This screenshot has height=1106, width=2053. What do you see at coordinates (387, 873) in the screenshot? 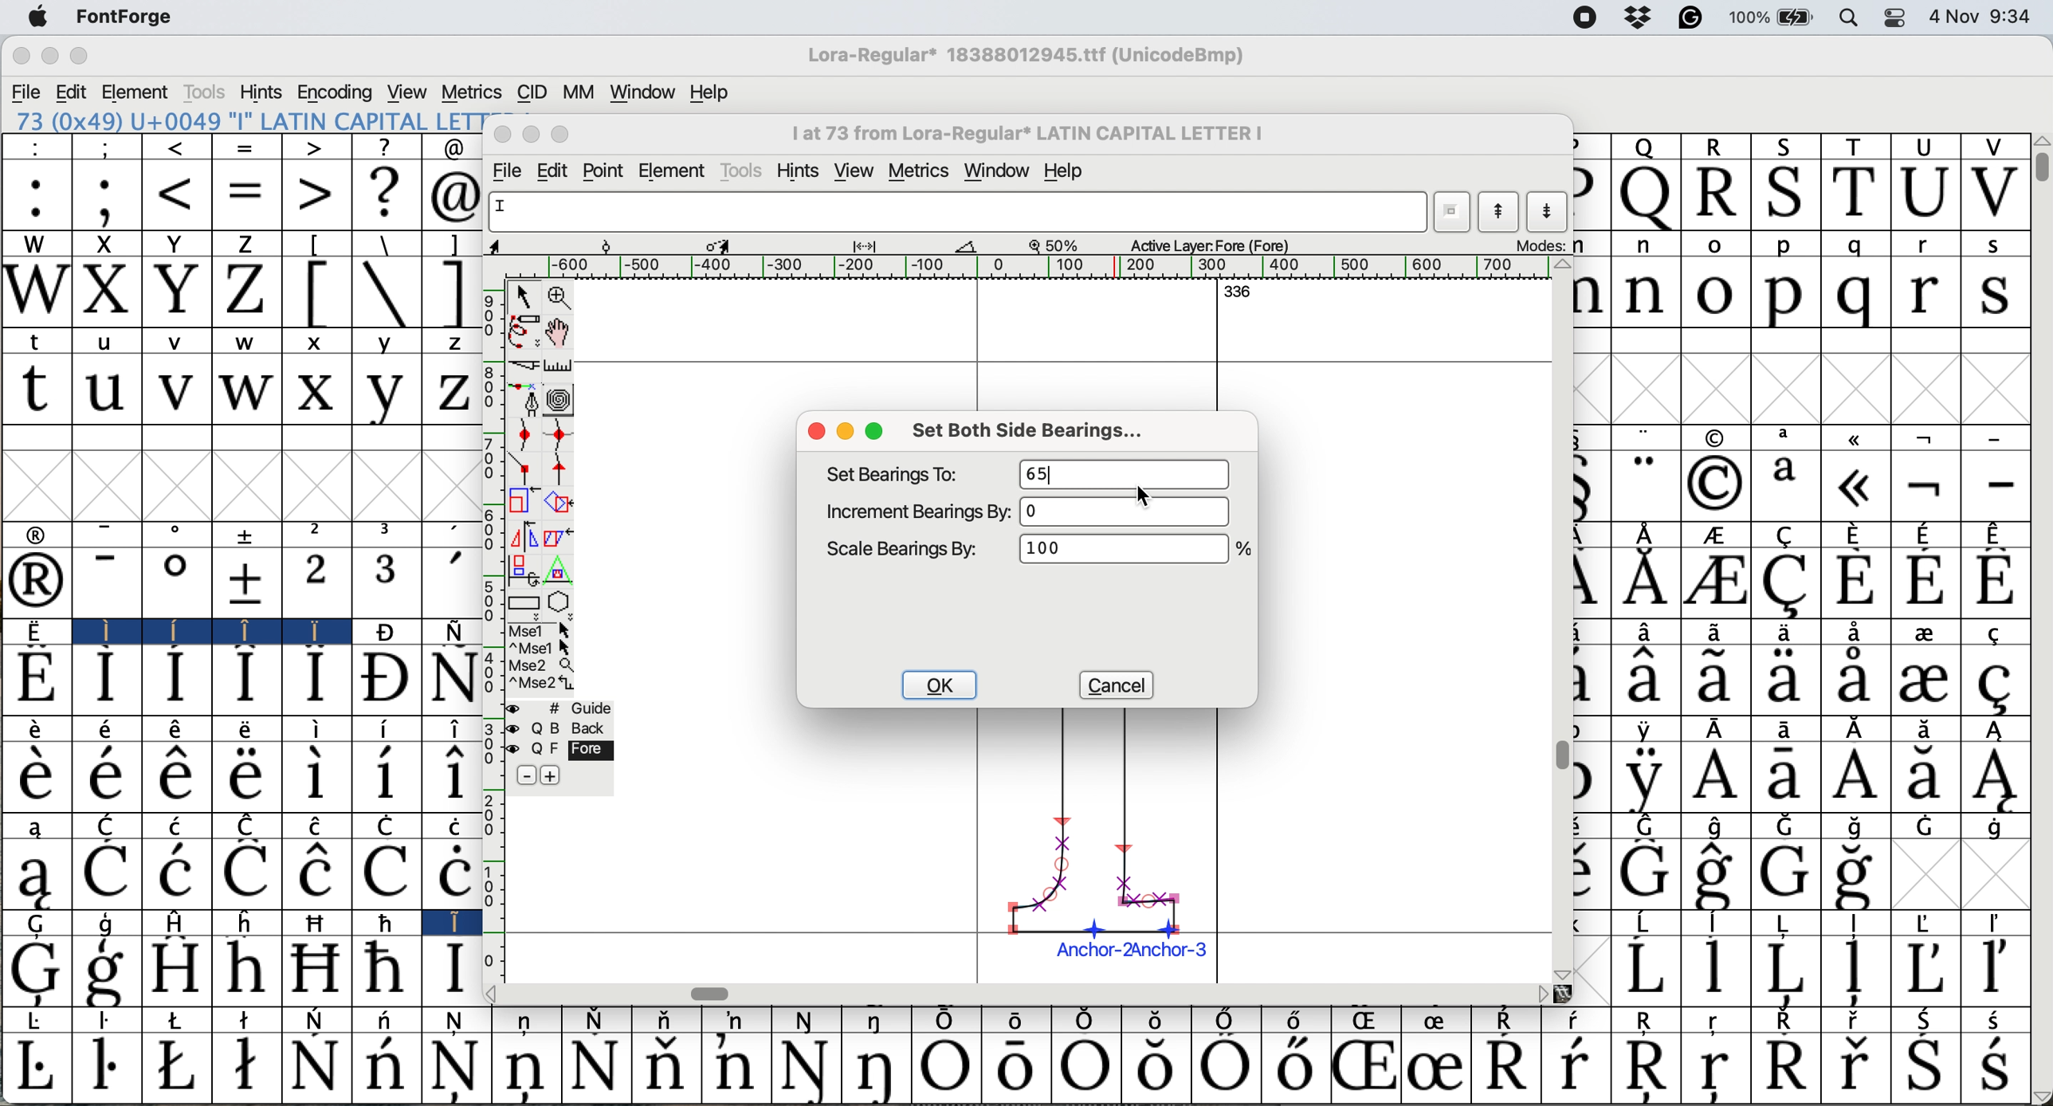
I see `Symbol` at bounding box center [387, 873].